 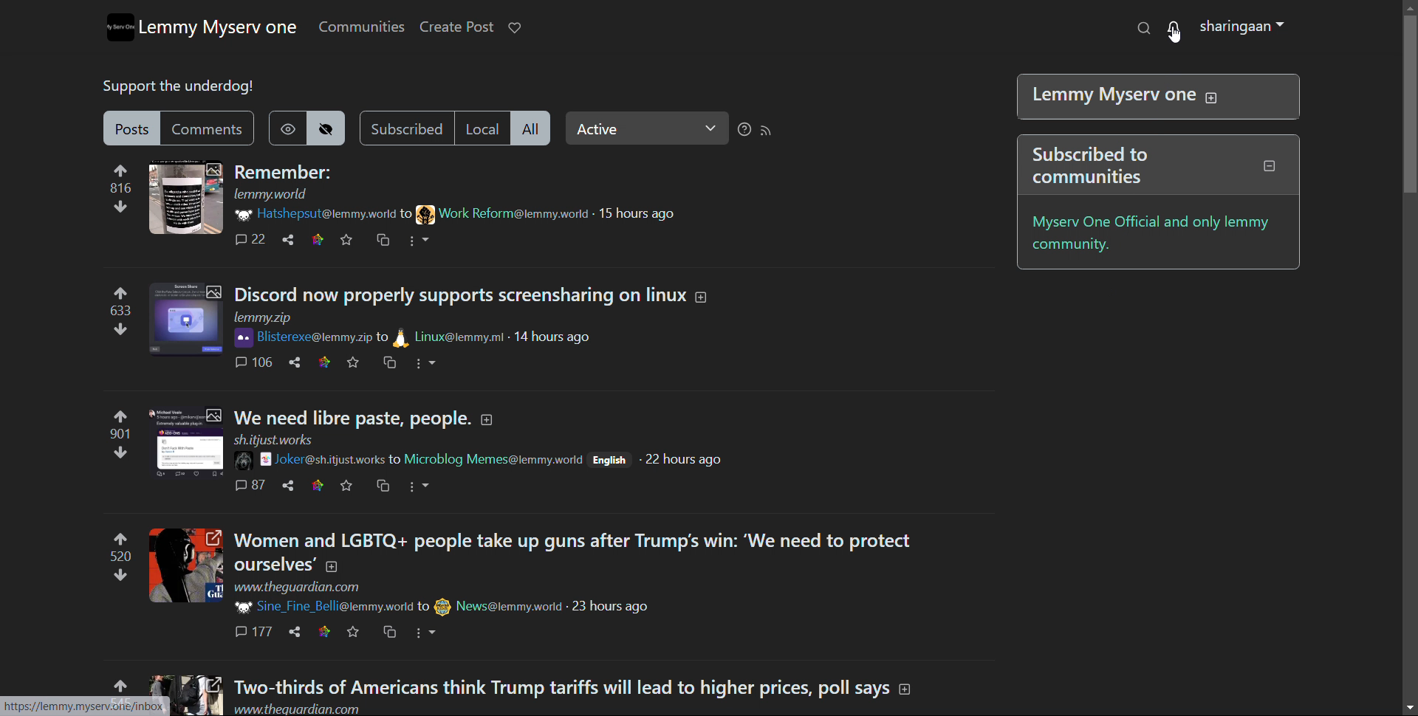 I want to click on comments, so click(x=210, y=128).